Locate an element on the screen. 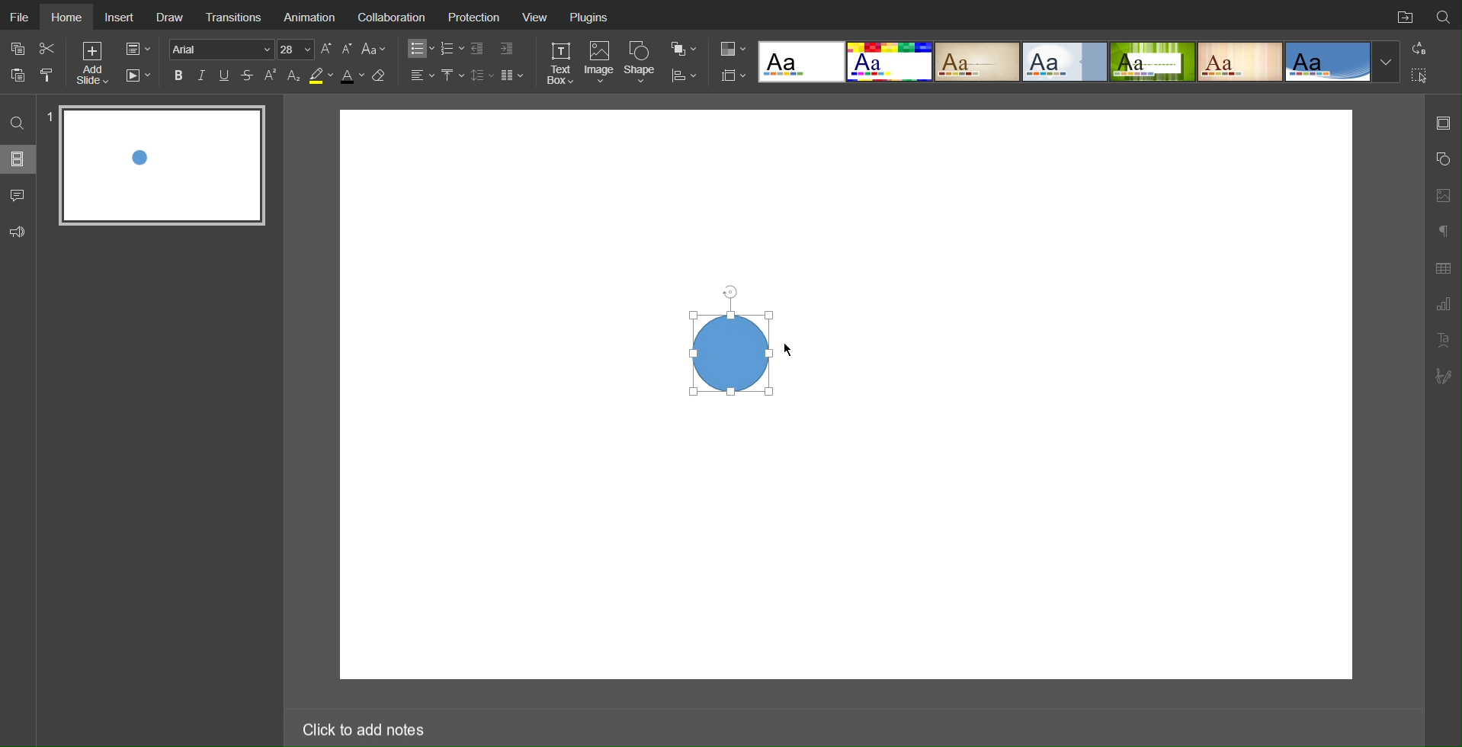 The height and width of the screenshot is (747, 1462). Selection is located at coordinates (1420, 75).